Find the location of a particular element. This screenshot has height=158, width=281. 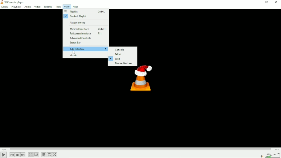

Total duration is located at coordinates (277, 150).